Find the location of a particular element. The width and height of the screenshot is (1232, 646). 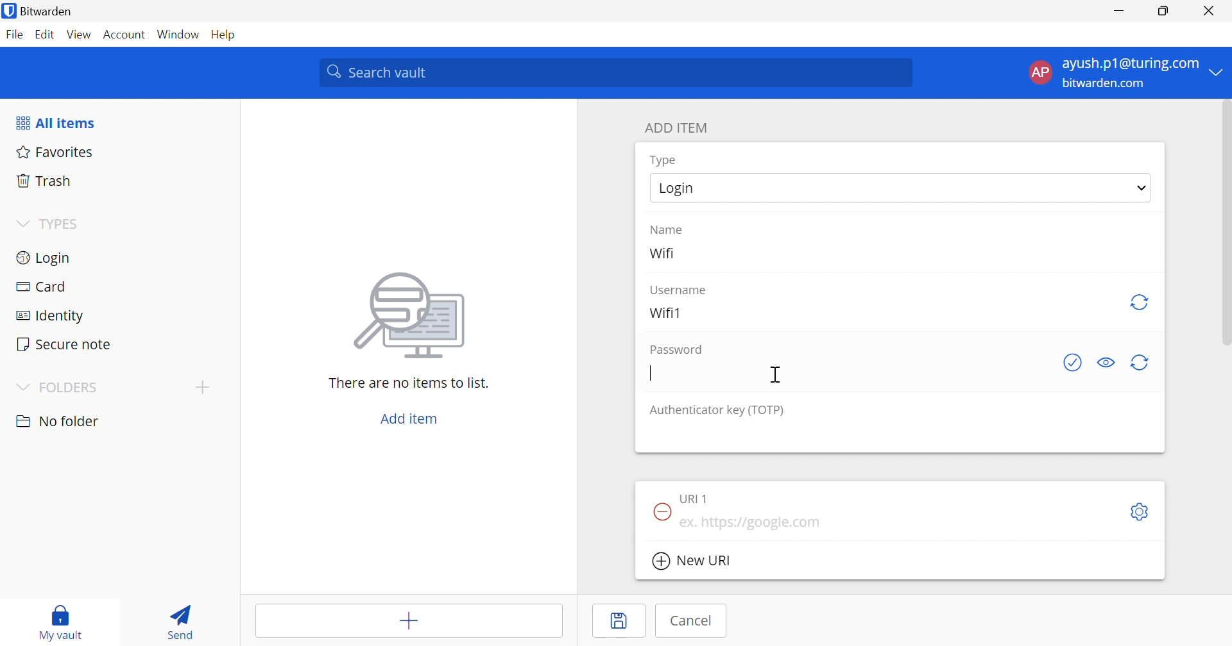

Add item is located at coordinates (409, 418).